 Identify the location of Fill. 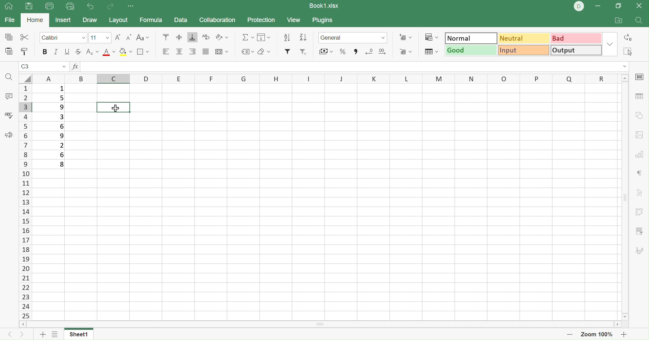
(264, 37).